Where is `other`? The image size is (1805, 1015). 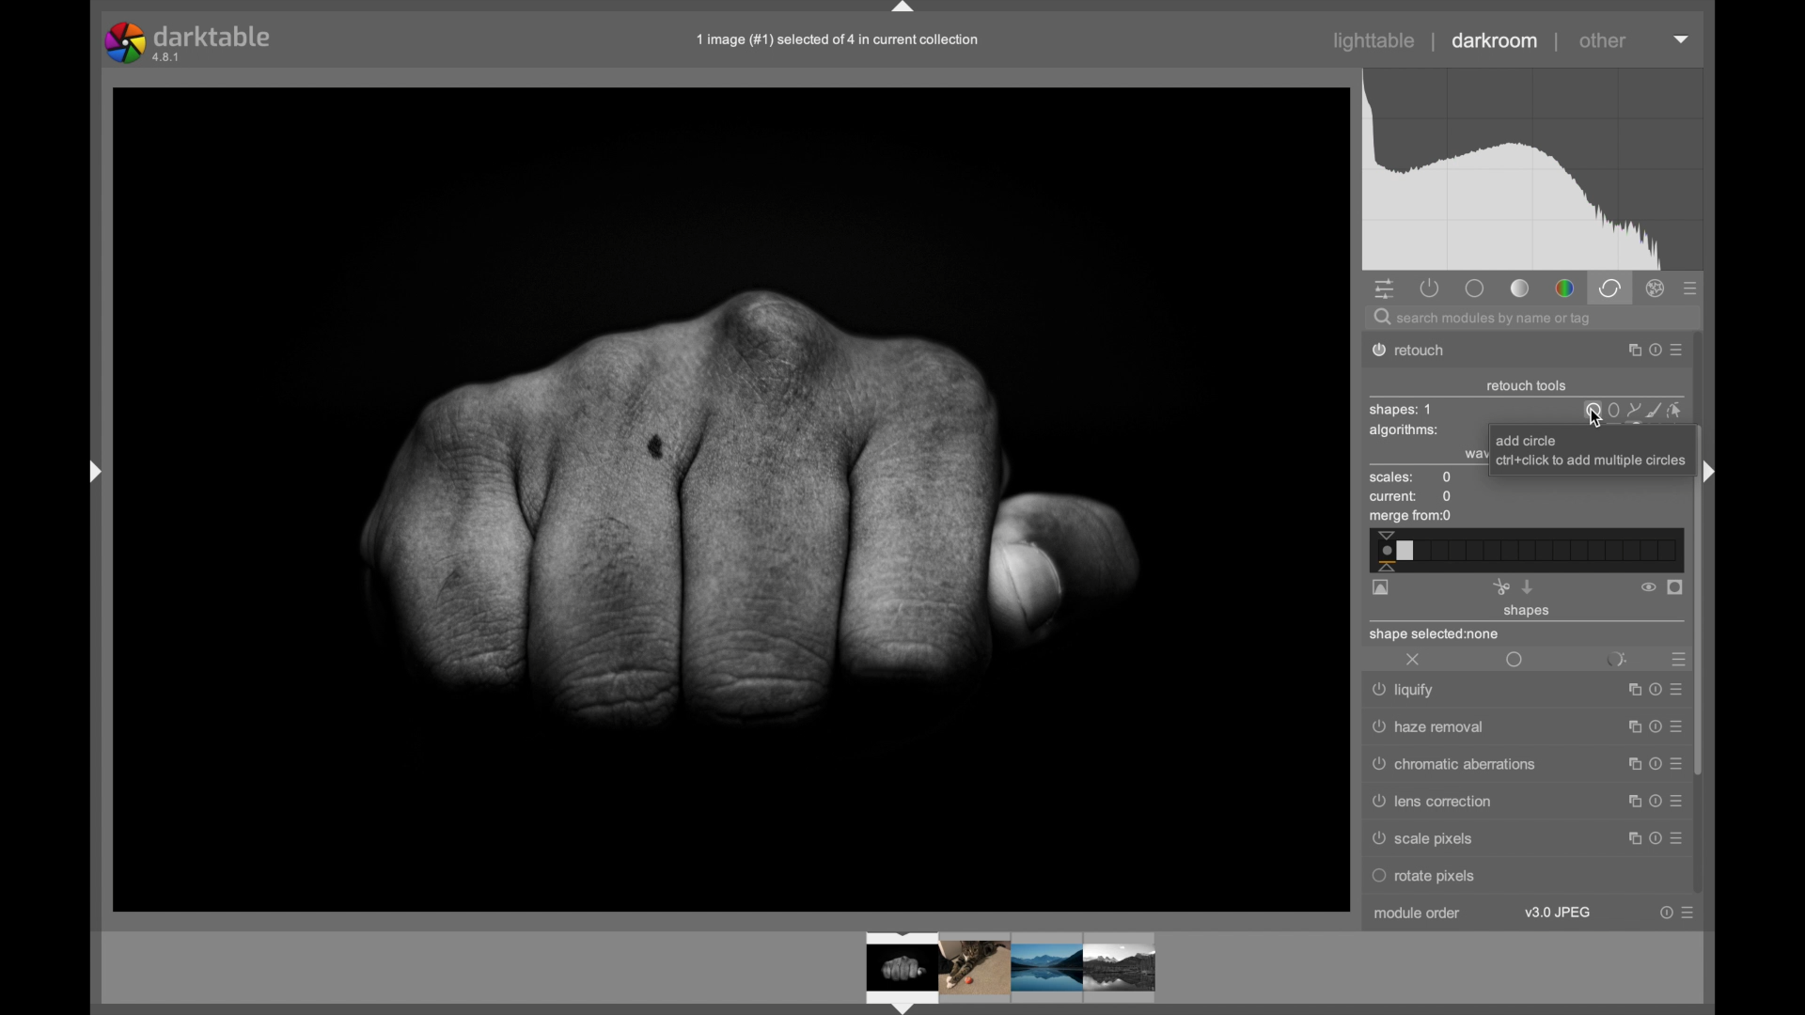 other is located at coordinates (1603, 40).